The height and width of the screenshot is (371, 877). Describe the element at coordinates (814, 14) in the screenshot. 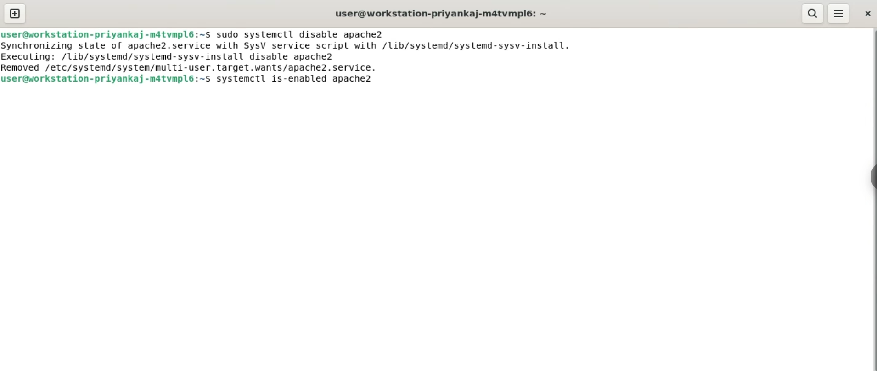

I see `search` at that location.